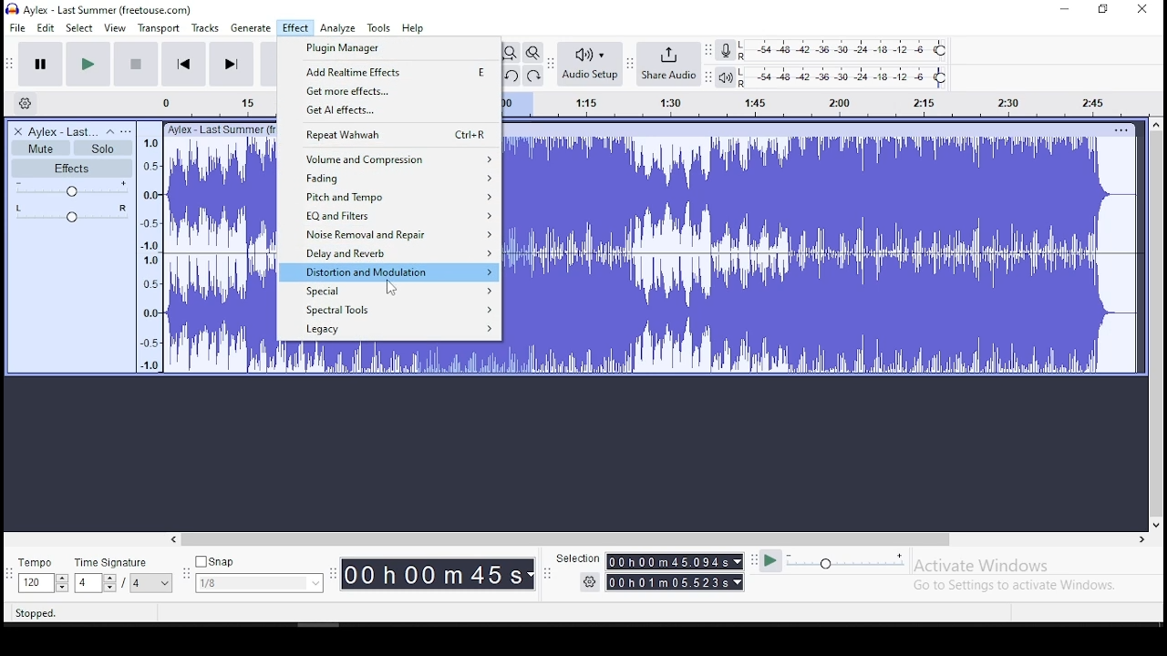 This screenshot has width=1167, height=656. Describe the element at coordinates (80, 28) in the screenshot. I see `select` at that location.